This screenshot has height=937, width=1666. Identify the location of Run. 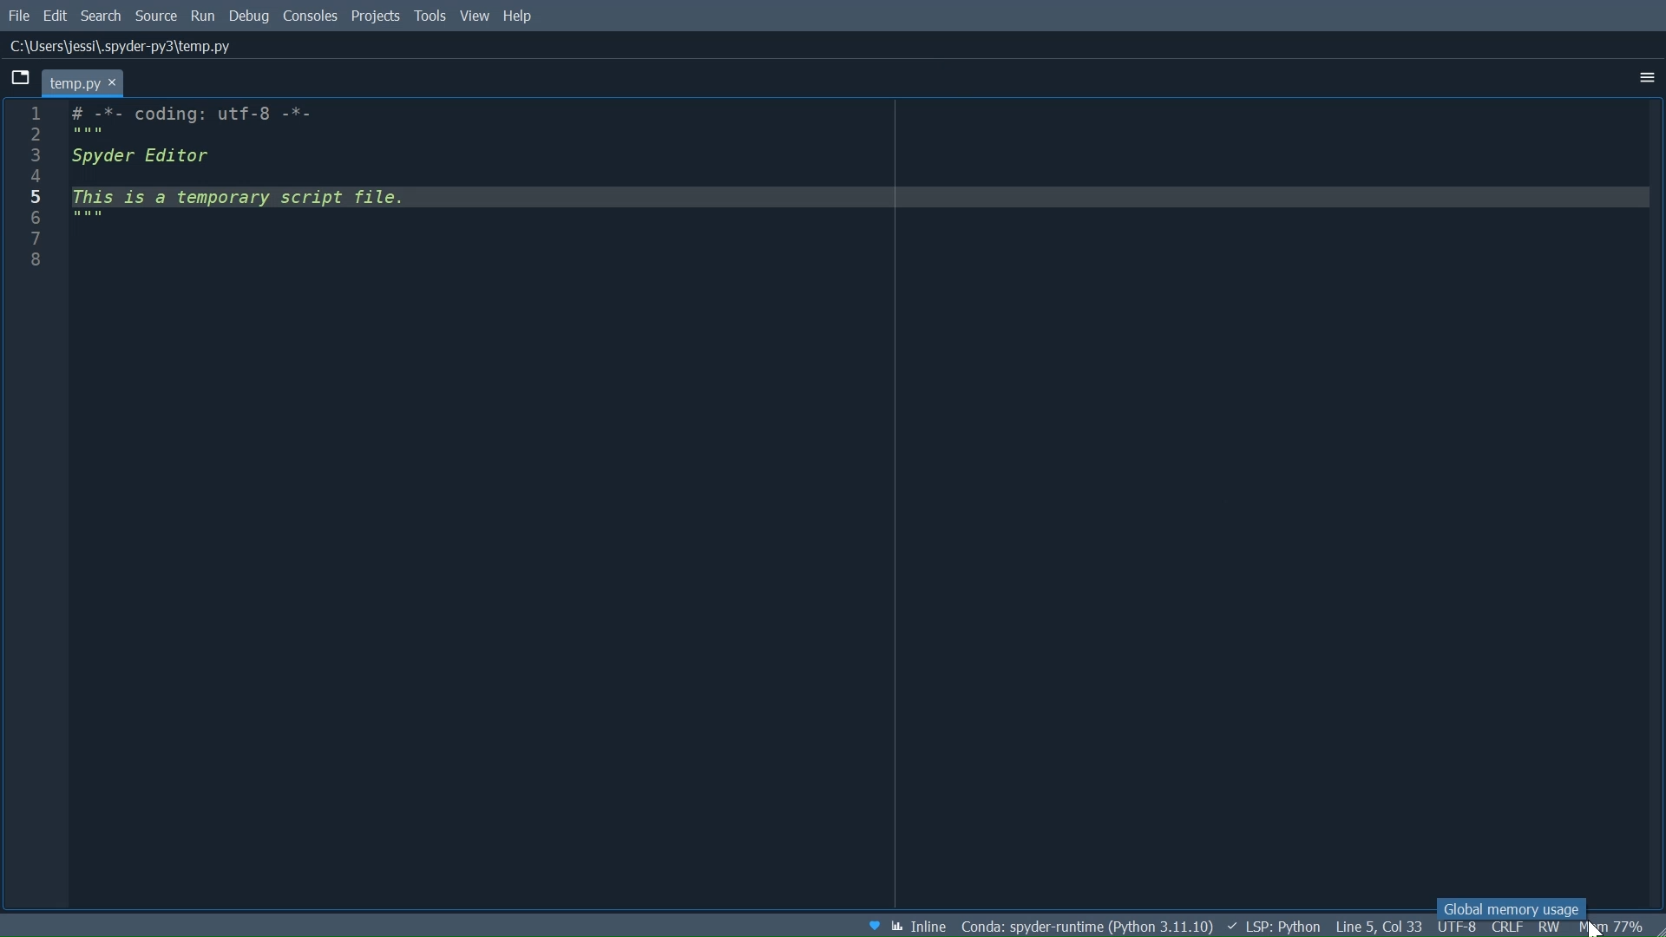
(204, 17).